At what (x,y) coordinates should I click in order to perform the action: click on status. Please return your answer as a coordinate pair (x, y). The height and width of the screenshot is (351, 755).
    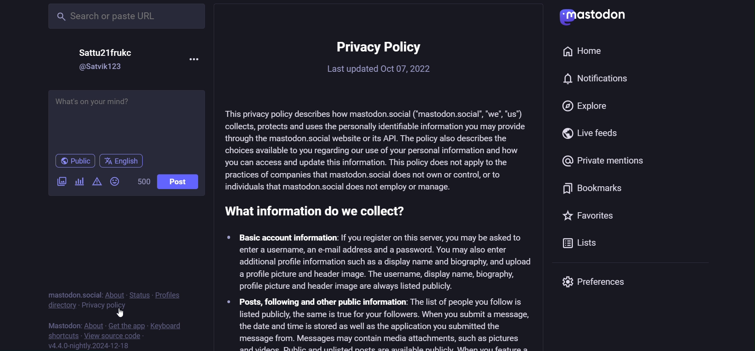
    Looking at the image, I should click on (139, 291).